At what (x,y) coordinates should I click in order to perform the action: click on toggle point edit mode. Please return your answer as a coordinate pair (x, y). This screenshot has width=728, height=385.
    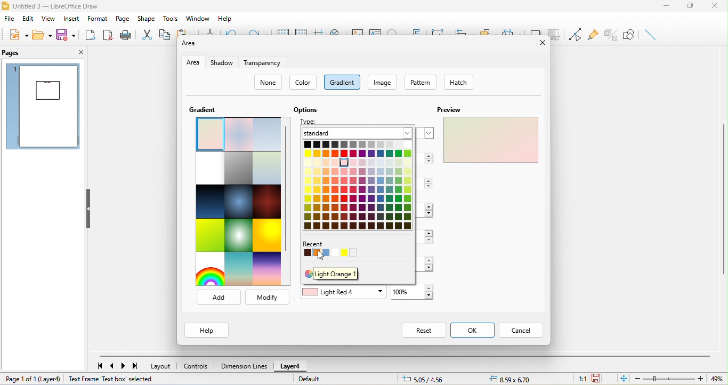
    Looking at the image, I should click on (576, 35).